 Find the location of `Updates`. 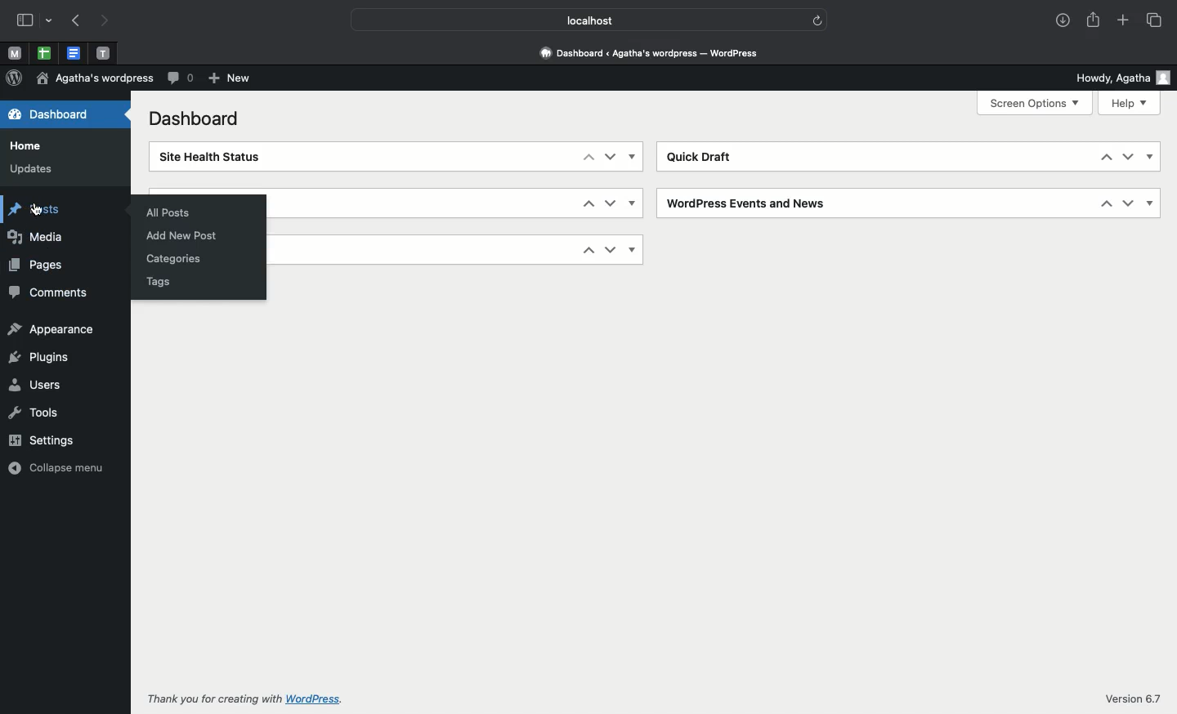

Updates is located at coordinates (30, 169).